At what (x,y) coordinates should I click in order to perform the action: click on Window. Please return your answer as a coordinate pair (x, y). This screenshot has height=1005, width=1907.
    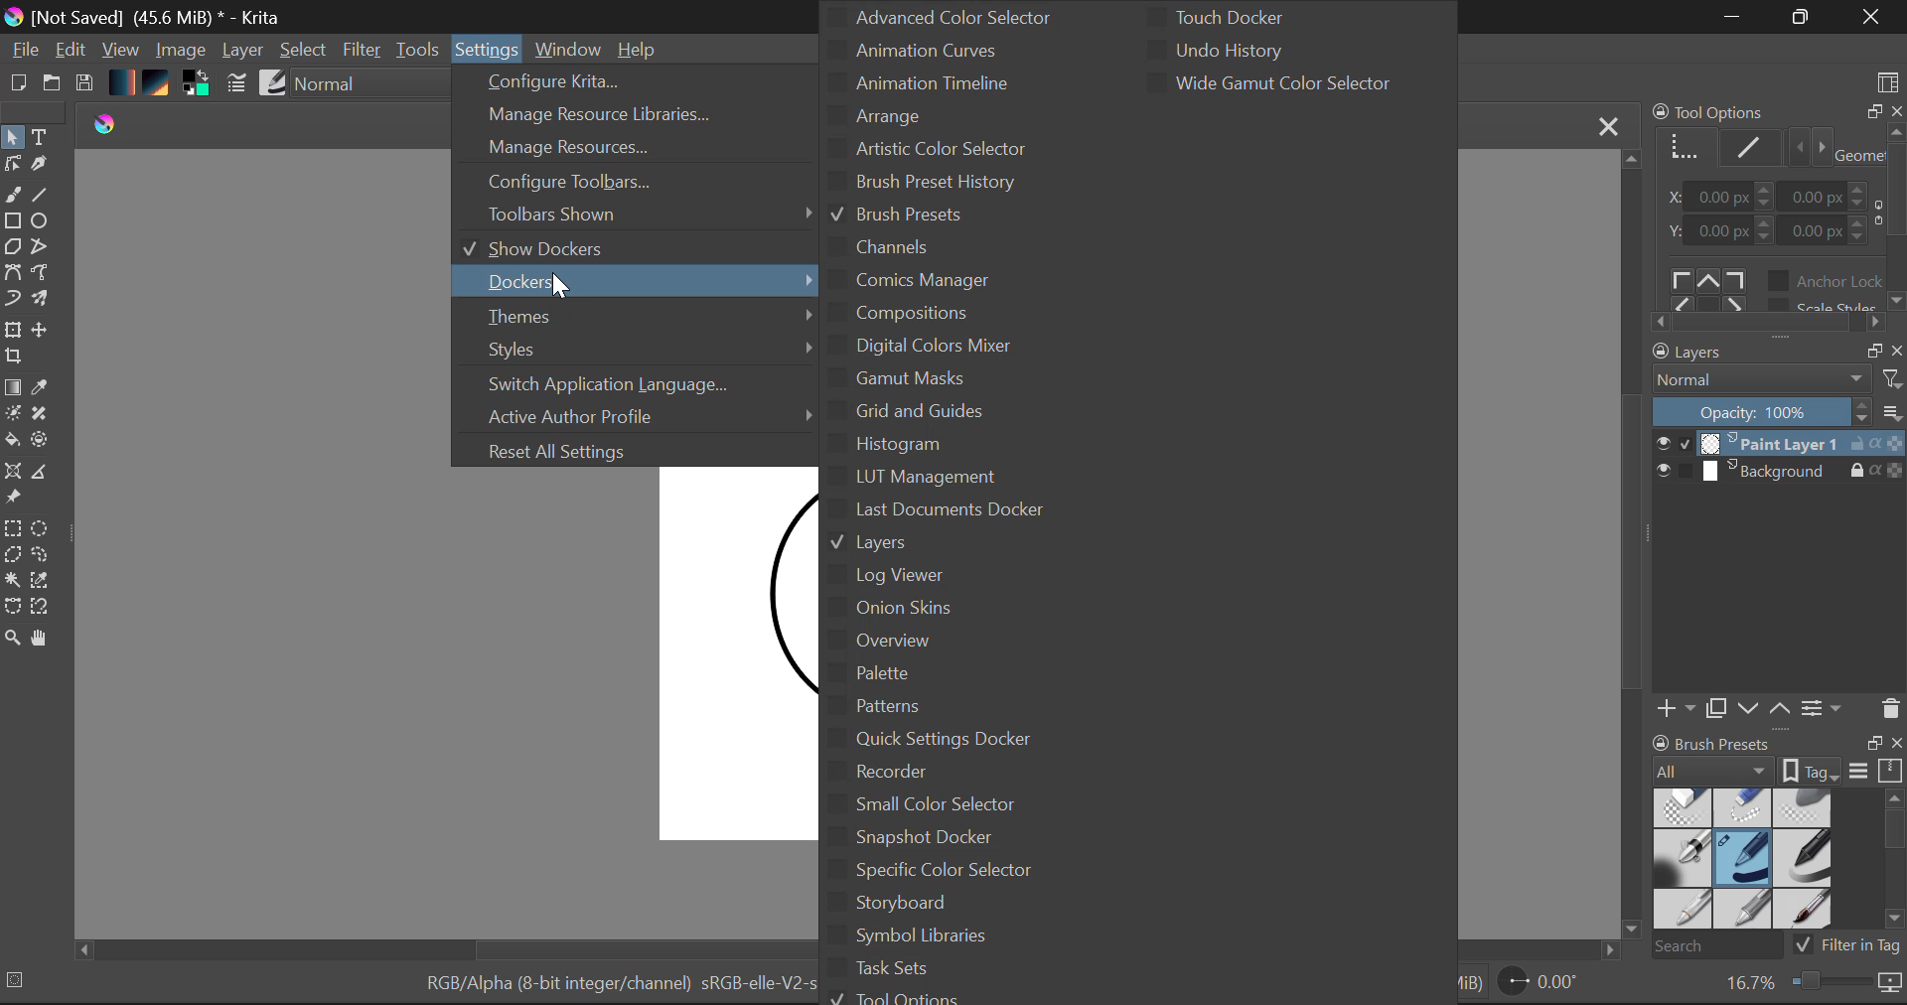
    Looking at the image, I should click on (571, 46).